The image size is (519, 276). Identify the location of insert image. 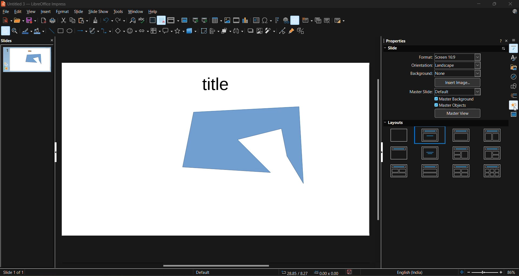
(227, 20).